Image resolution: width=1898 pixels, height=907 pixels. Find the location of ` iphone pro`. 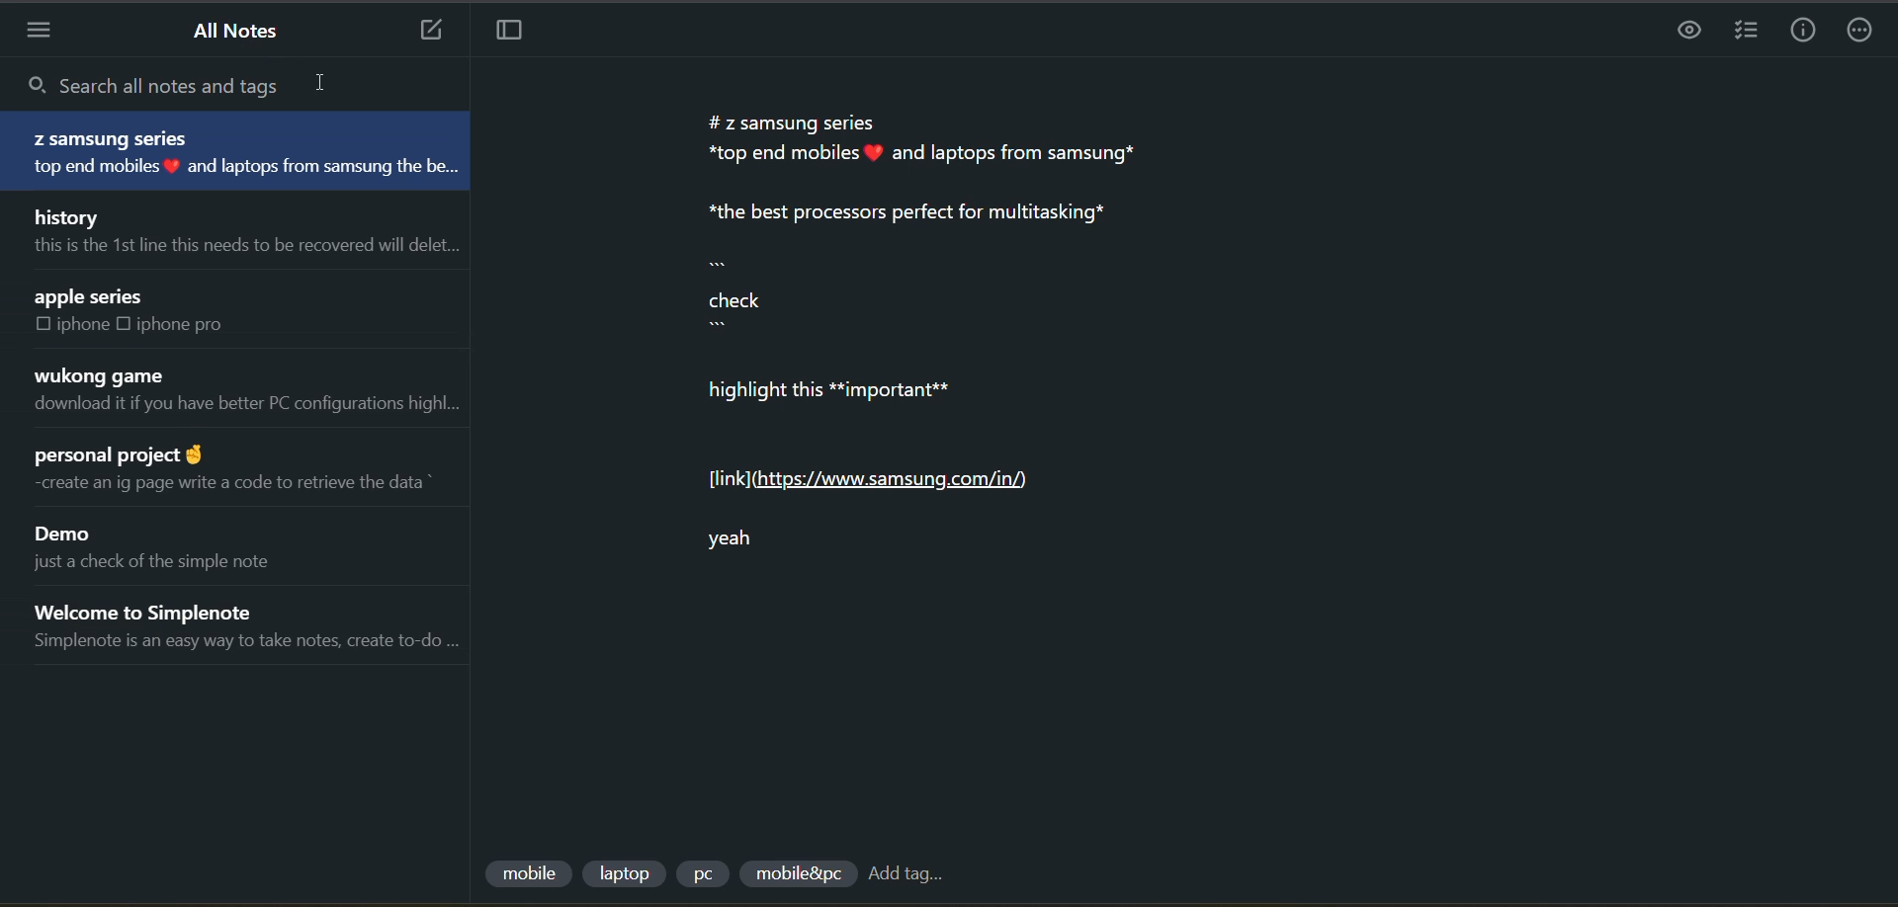

 iphone pro is located at coordinates (191, 328).